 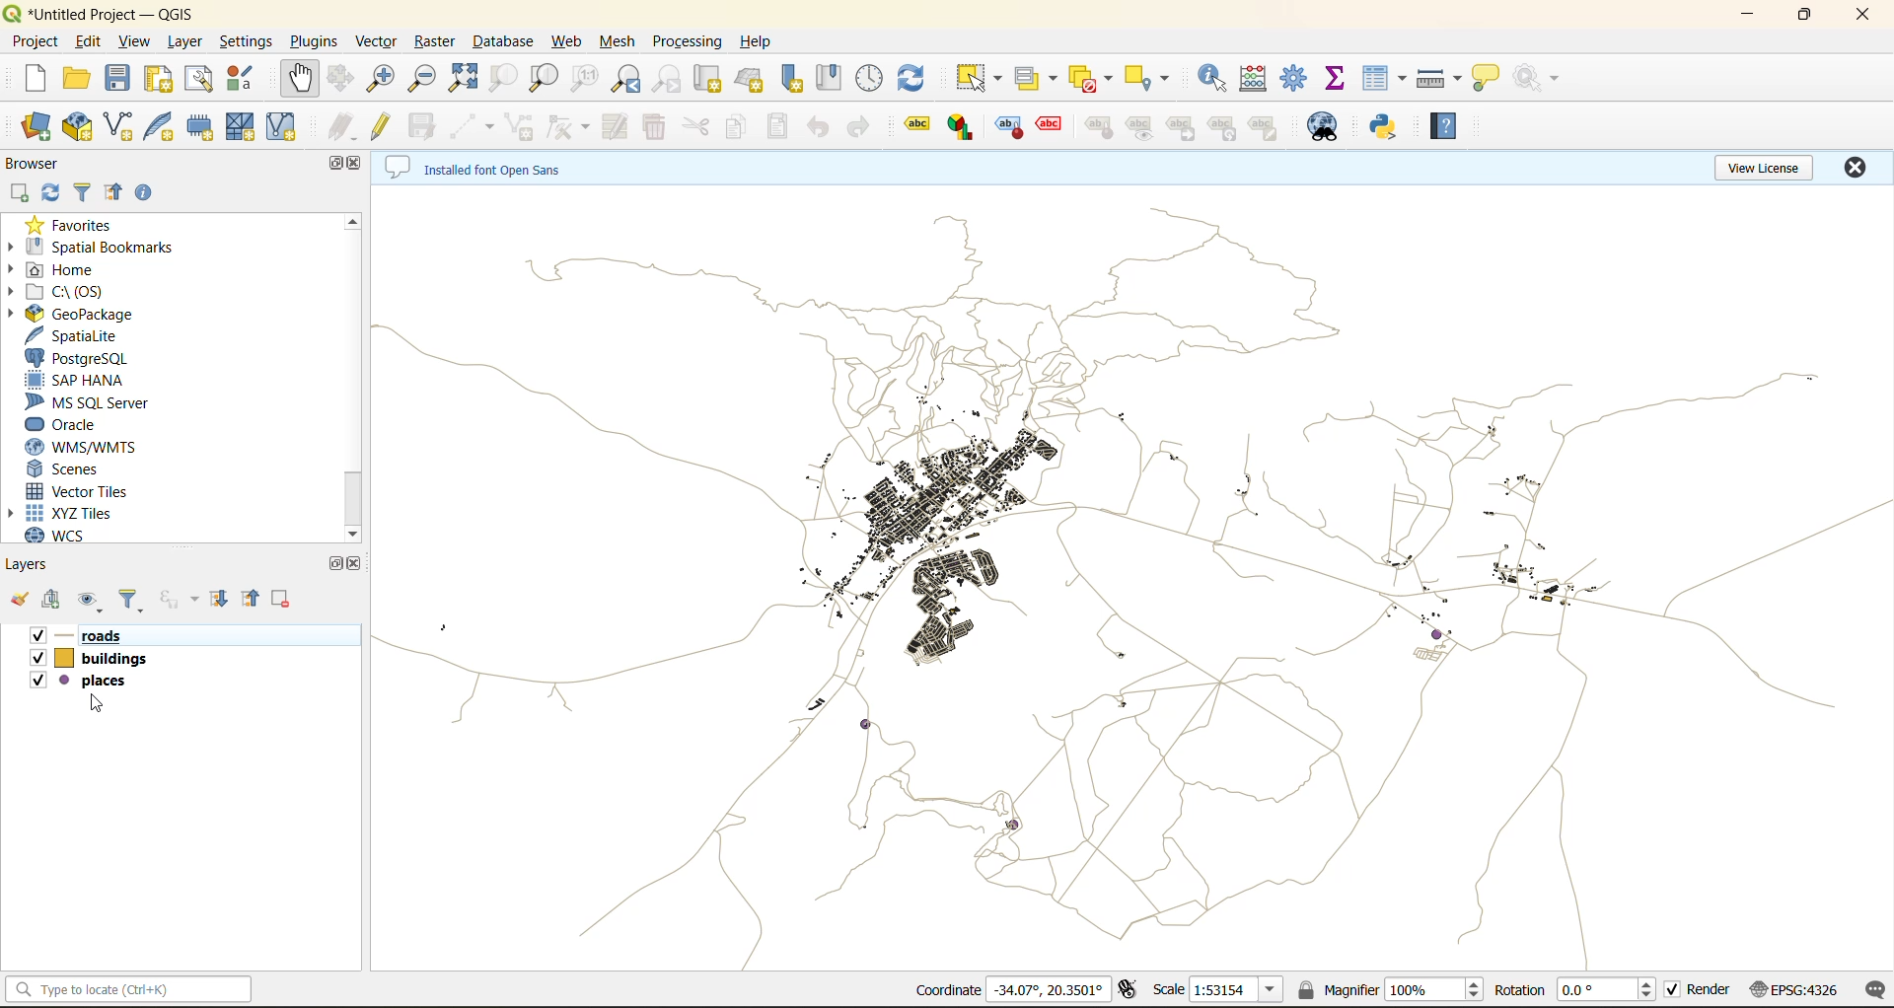 I want to click on filter, so click(x=129, y=599).